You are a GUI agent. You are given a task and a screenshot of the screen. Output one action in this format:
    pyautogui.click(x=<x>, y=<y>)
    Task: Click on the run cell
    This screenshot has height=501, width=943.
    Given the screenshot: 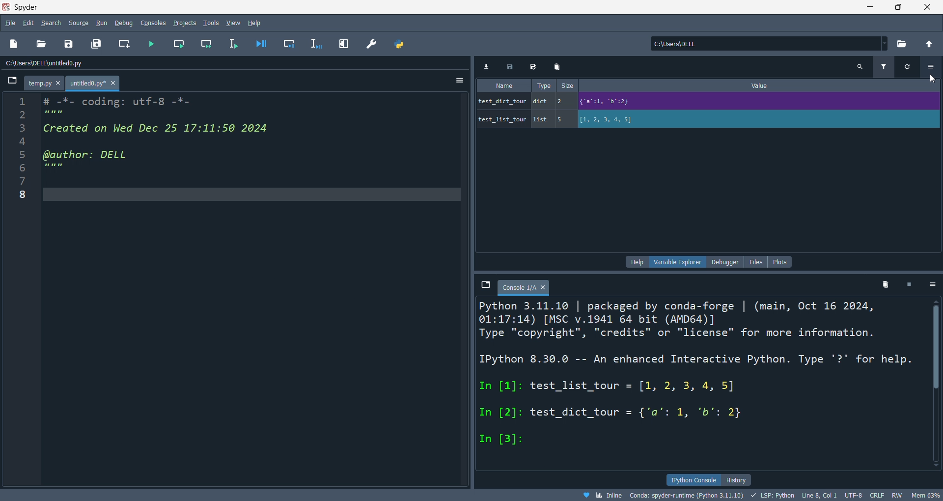 What is the action you would take?
    pyautogui.click(x=179, y=44)
    